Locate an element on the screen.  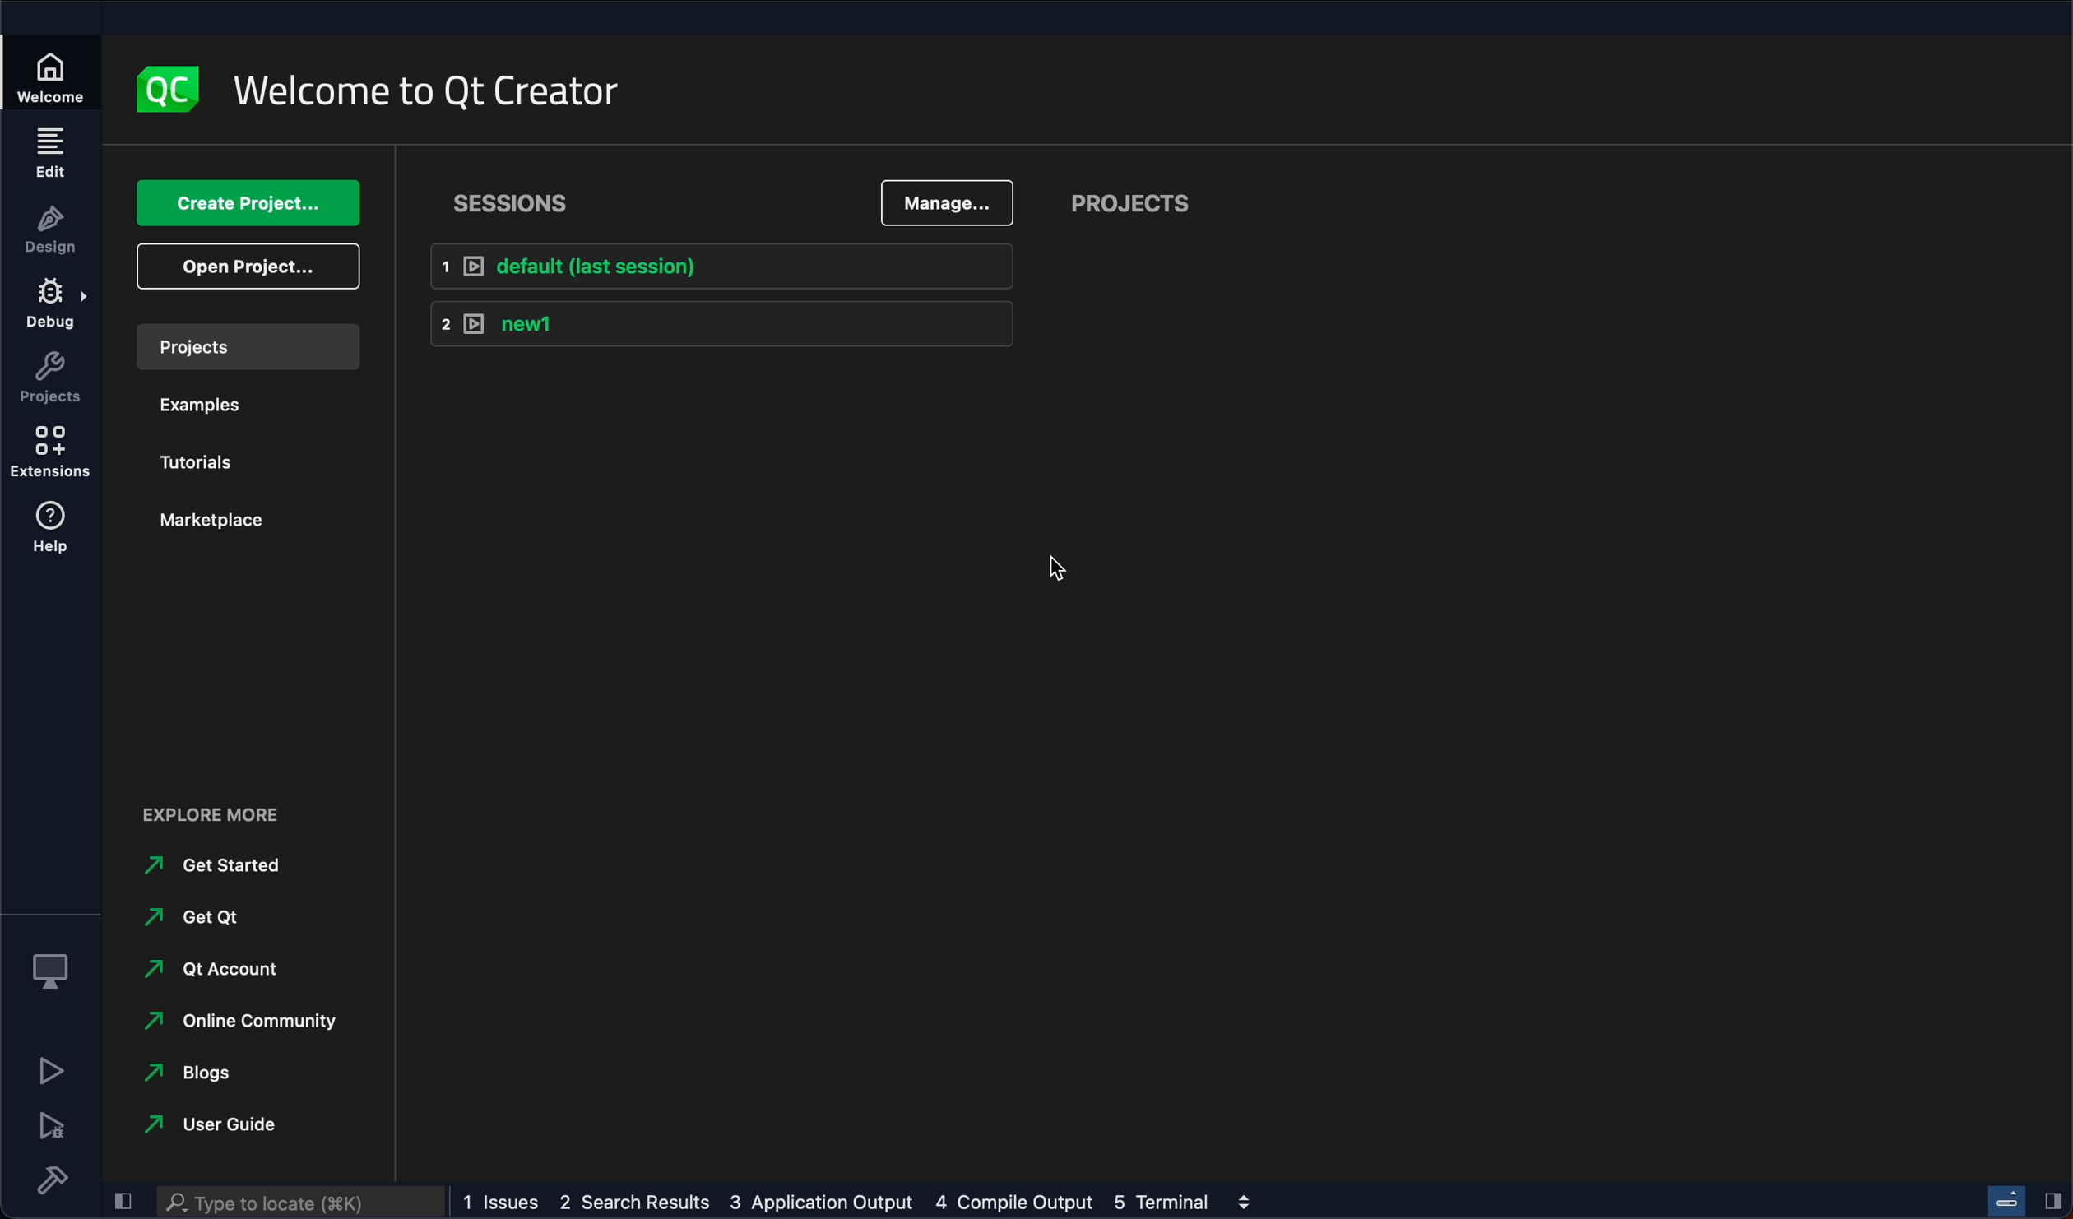
sessions is located at coordinates (516, 197).